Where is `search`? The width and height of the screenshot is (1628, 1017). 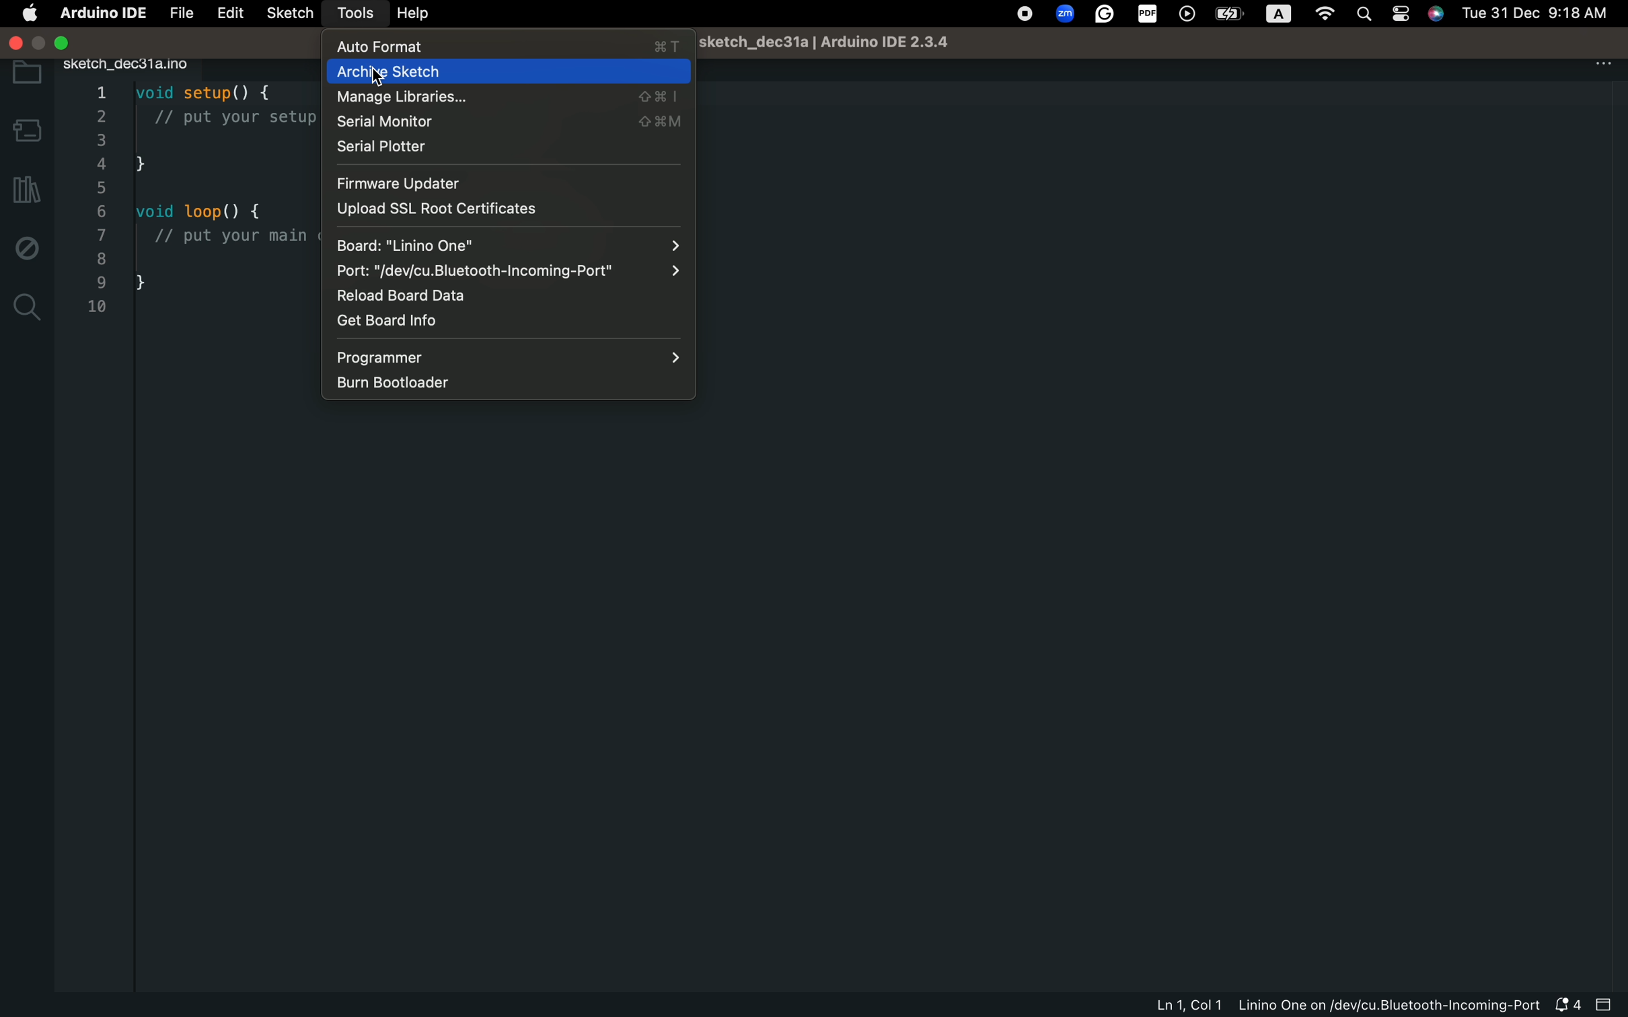
search is located at coordinates (1364, 16).